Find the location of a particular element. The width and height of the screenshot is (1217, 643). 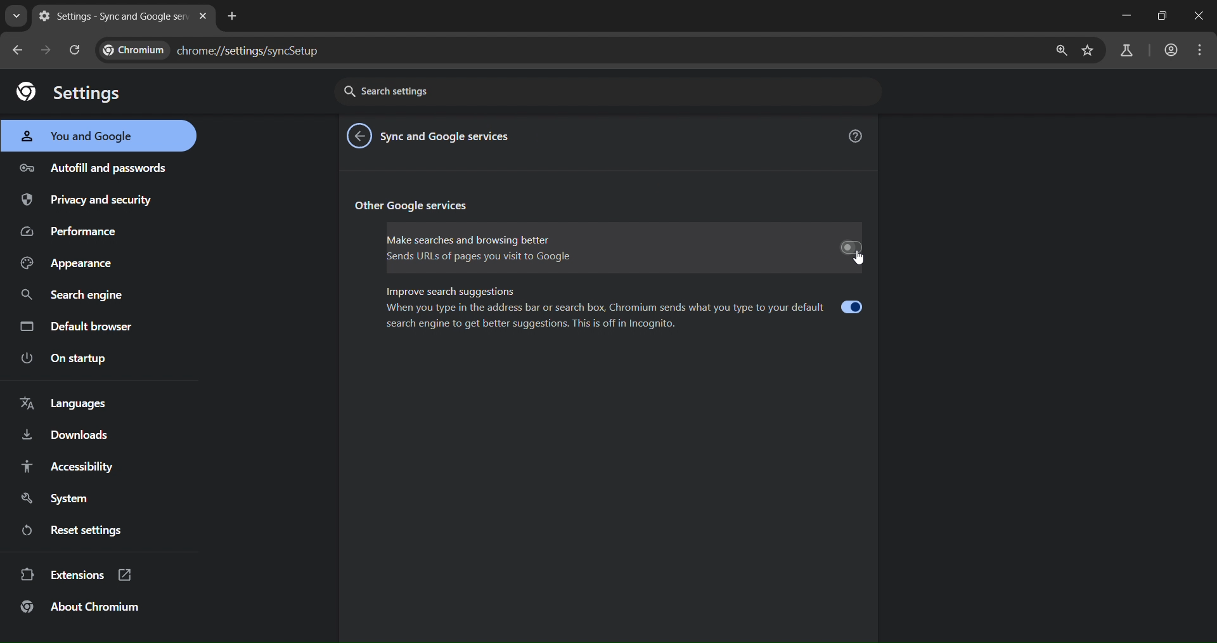

Settings- sync and Google is located at coordinates (112, 18).